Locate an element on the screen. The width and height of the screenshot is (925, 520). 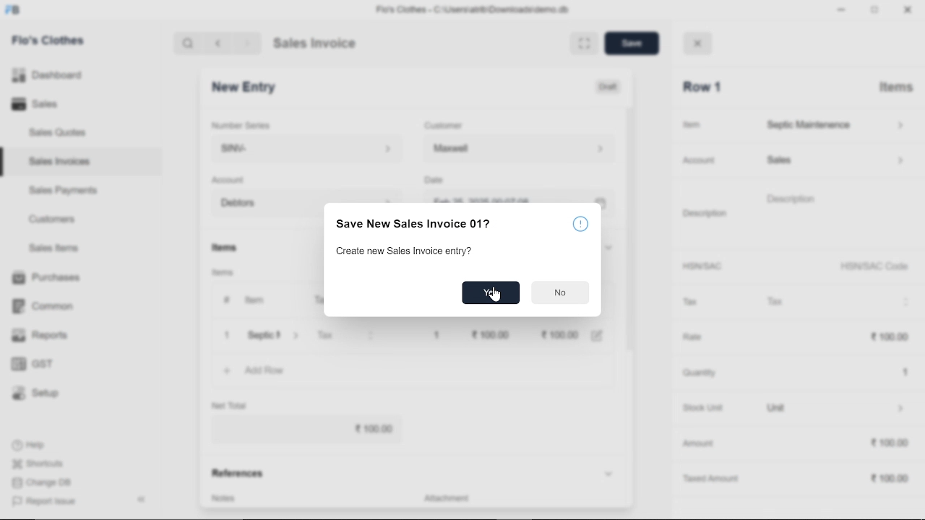
cursor is located at coordinates (496, 296).